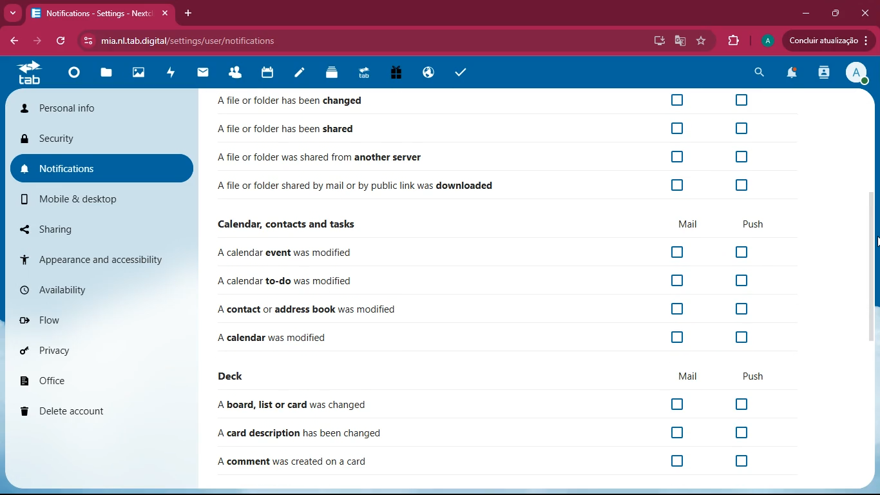 This screenshot has height=495, width=880. Describe the element at coordinates (300, 434) in the screenshot. I see `A card description has been changed` at that location.